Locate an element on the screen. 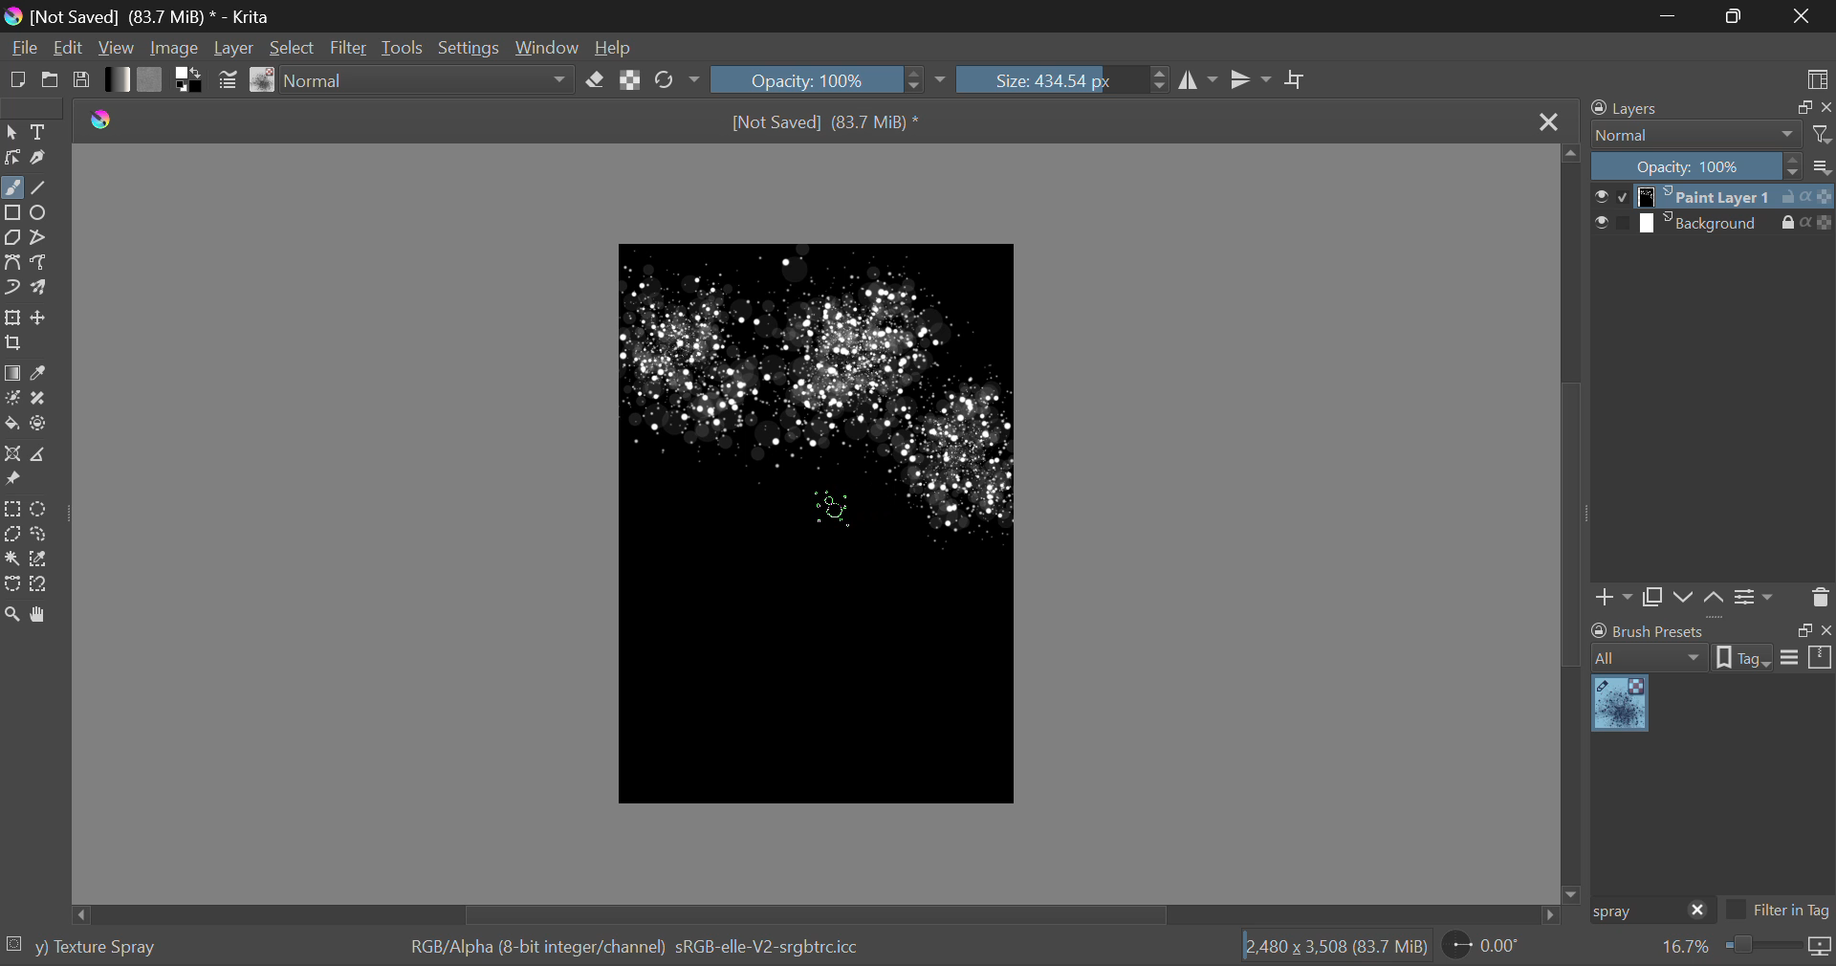 The width and height of the screenshot is (1836, 966). zoom slider is located at coordinates (1760, 947).